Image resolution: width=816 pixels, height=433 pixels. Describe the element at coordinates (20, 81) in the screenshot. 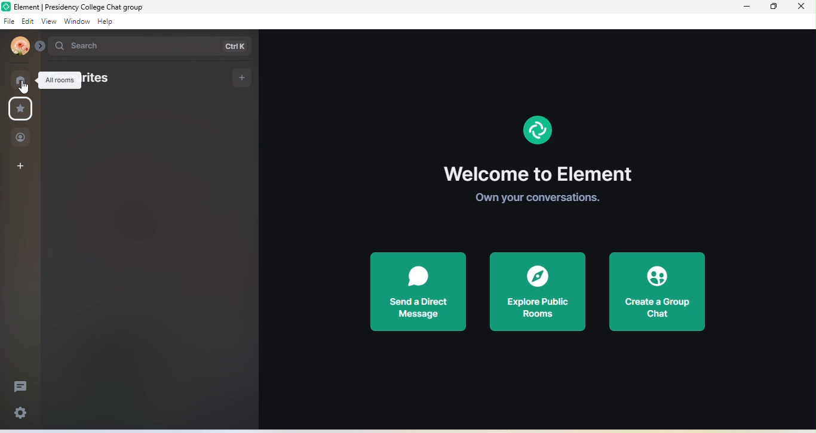

I see `all rooms` at that location.